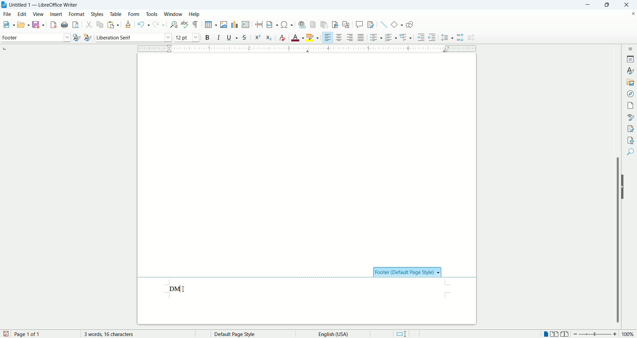 The image size is (637, 338). Describe the element at coordinates (375, 37) in the screenshot. I see `unordered list` at that location.